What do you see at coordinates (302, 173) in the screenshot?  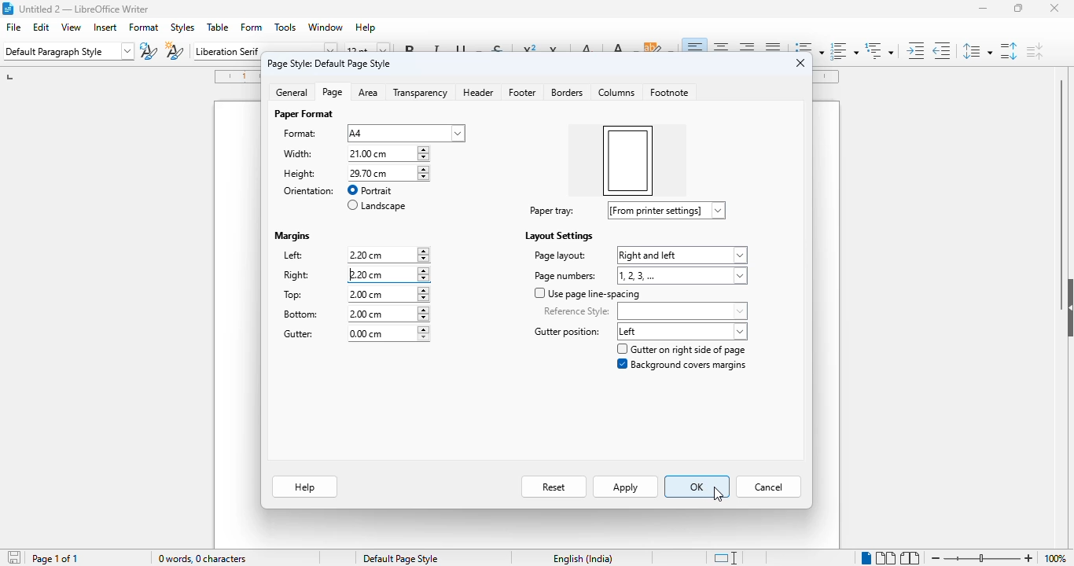 I see `height: 29.70 cm` at bounding box center [302, 173].